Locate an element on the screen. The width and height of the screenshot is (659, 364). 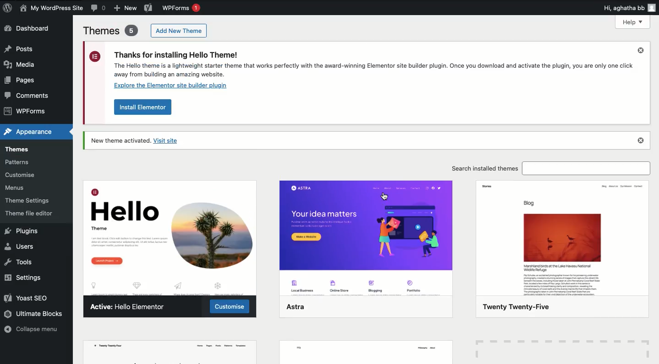
Appearance is located at coordinates (27, 131).